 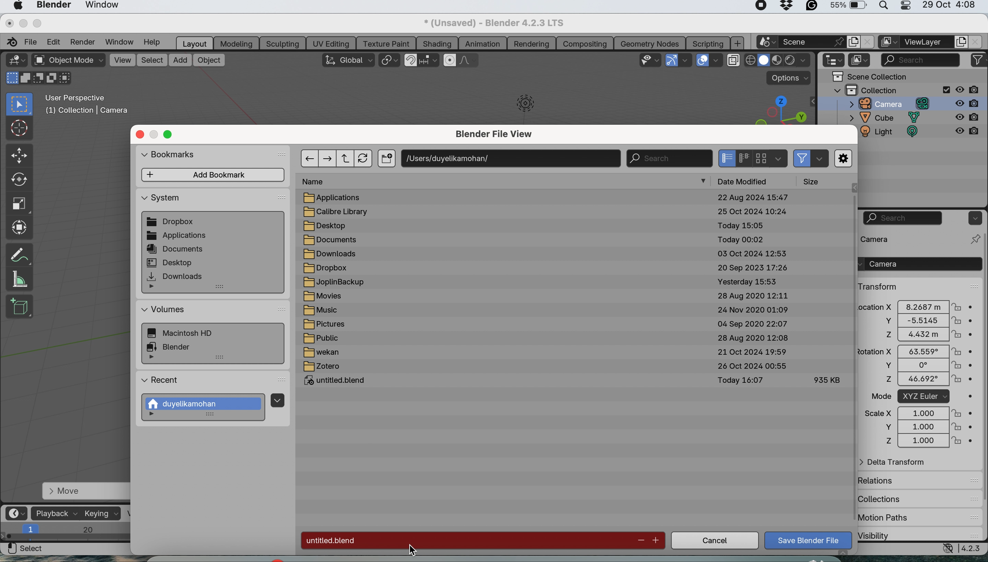 What do you see at coordinates (651, 42) in the screenshot?
I see `geometry nodes` at bounding box center [651, 42].